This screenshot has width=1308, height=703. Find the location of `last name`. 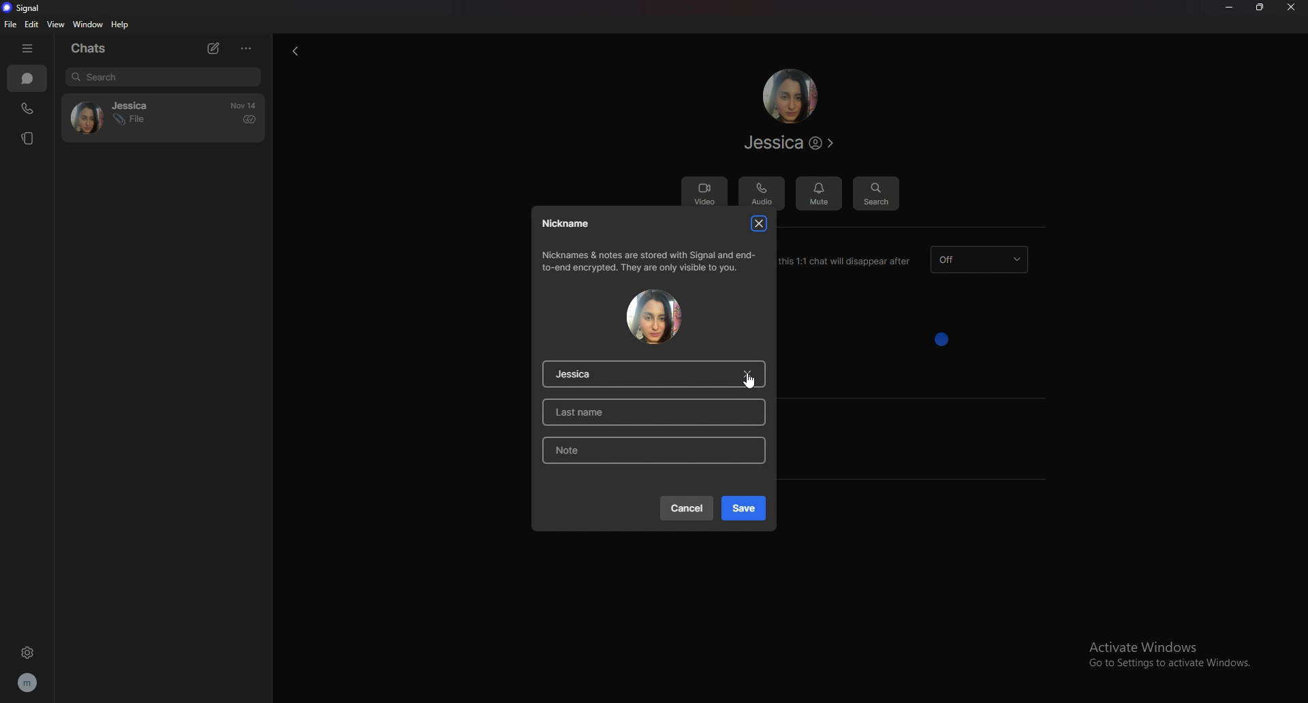

last name is located at coordinates (658, 411).